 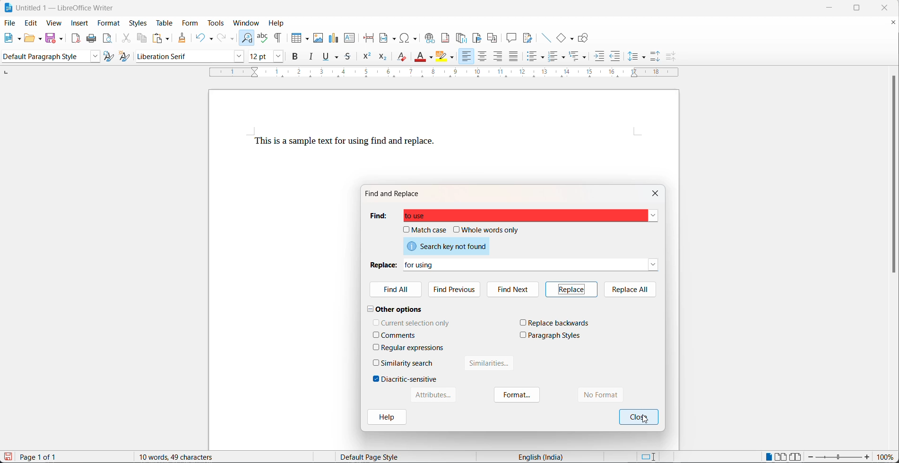 What do you see at coordinates (615, 58) in the screenshot?
I see `decrease indent` at bounding box center [615, 58].